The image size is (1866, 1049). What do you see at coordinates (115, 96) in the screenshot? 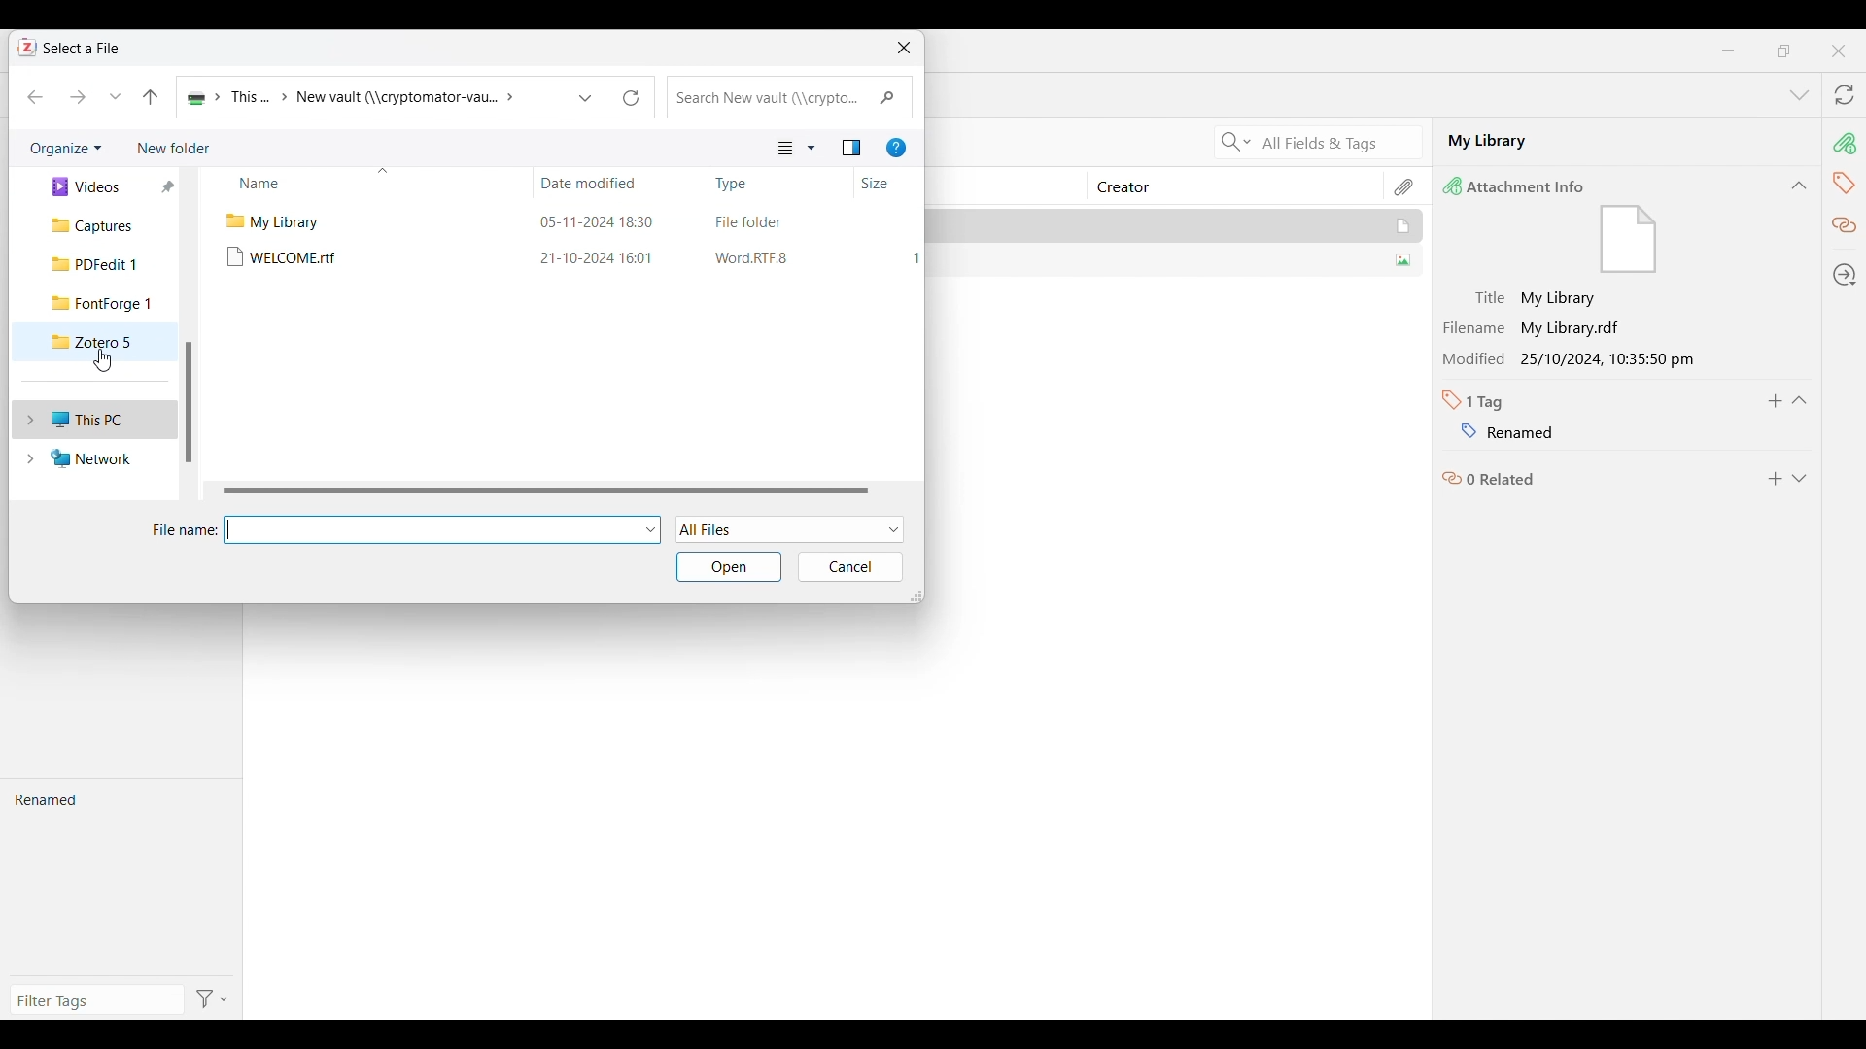
I see `Recent locations` at bounding box center [115, 96].